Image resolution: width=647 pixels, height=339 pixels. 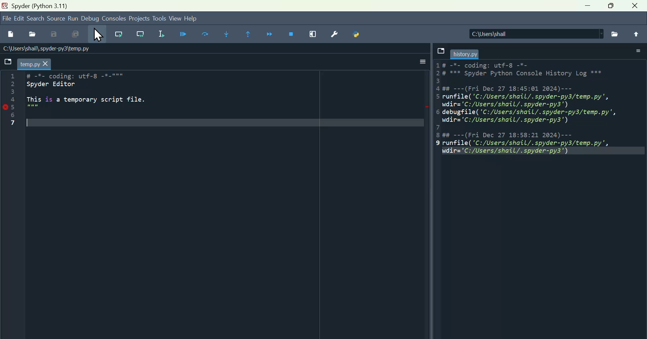 What do you see at coordinates (466, 52) in the screenshot?
I see `filename` at bounding box center [466, 52].